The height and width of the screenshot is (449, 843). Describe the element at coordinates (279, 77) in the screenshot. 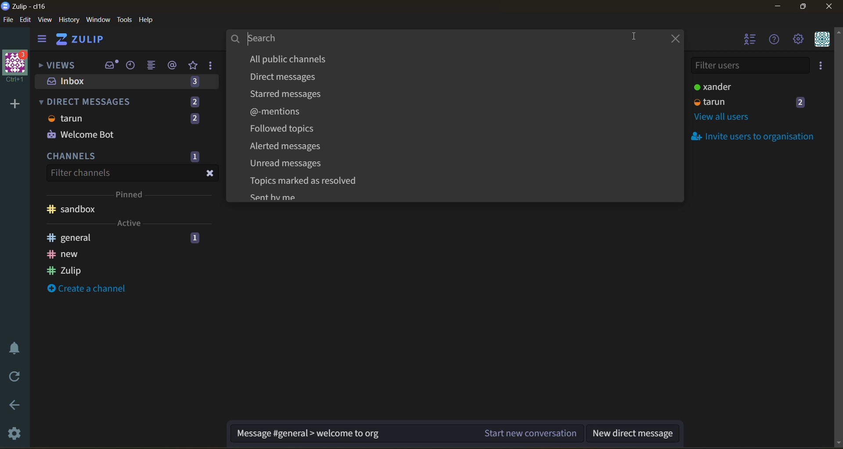

I see `Direct messages` at that location.